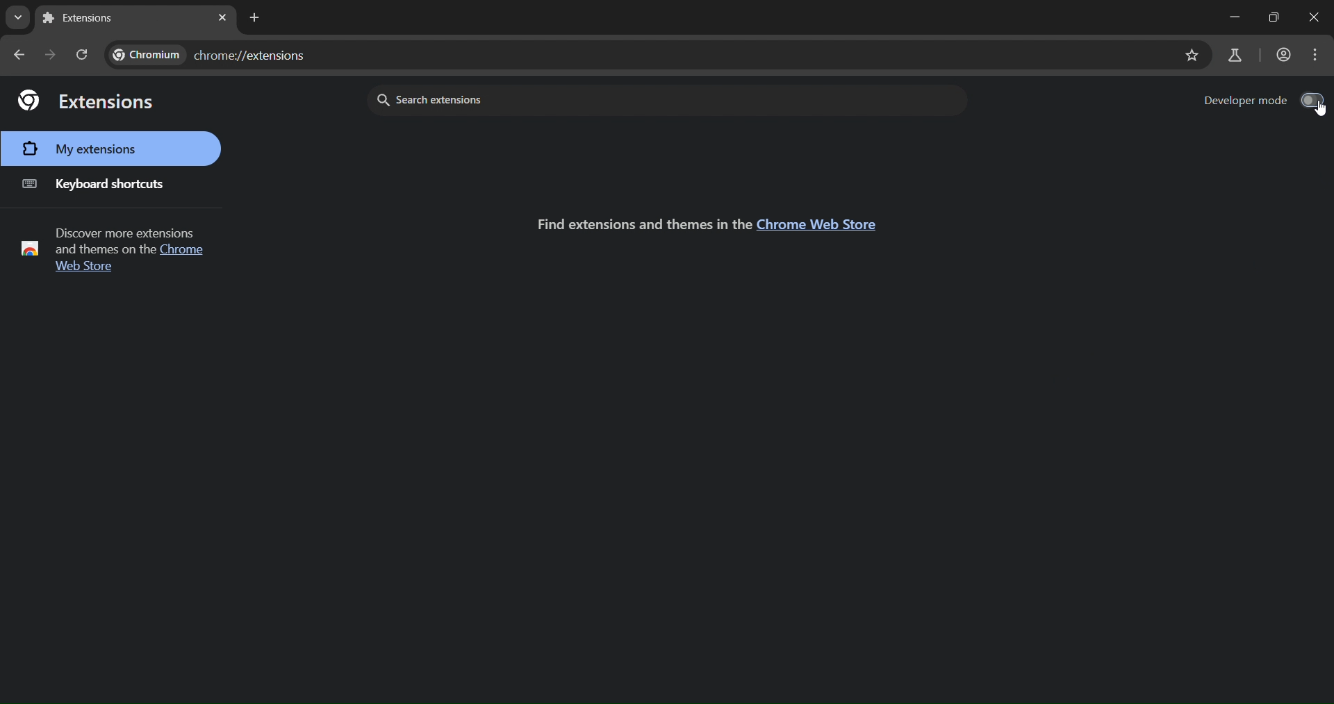 The width and height of the screenshot is (1334, 704). What do you see at coordinates (97, 184) in the screenshot?
I see `keyboard shortcuts` at bounding box center [97, 184].